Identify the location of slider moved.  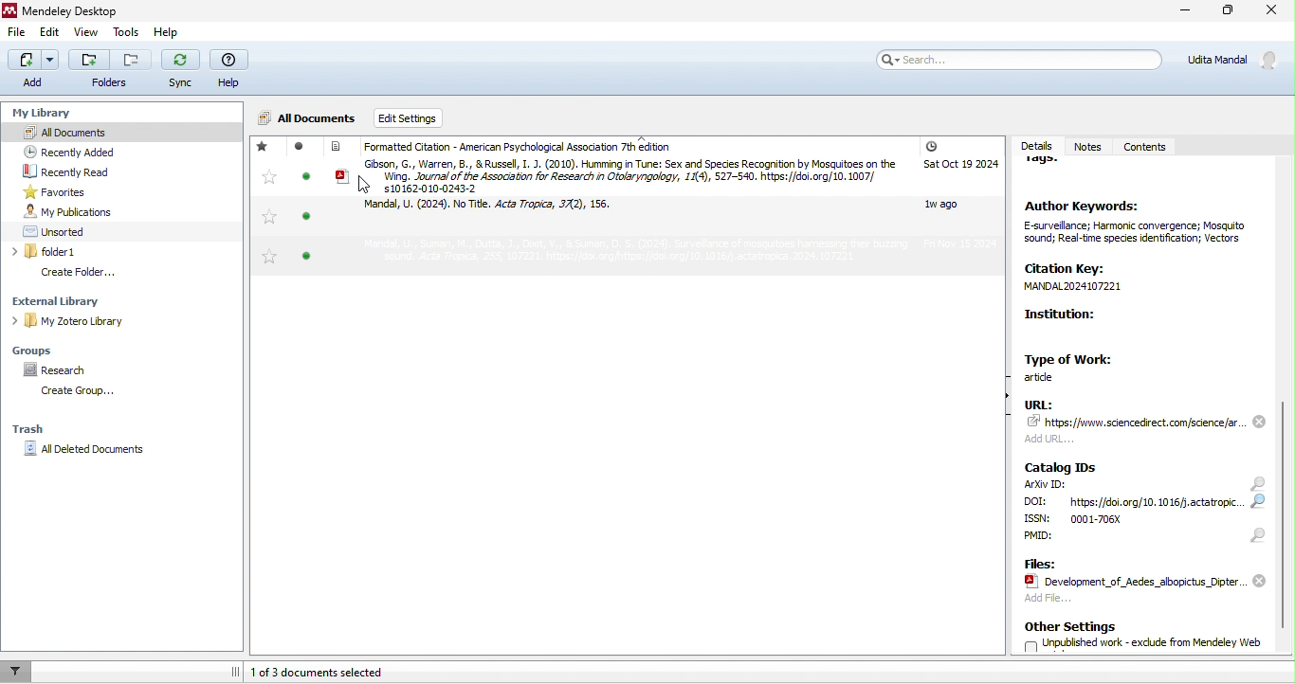
(1286, 519).